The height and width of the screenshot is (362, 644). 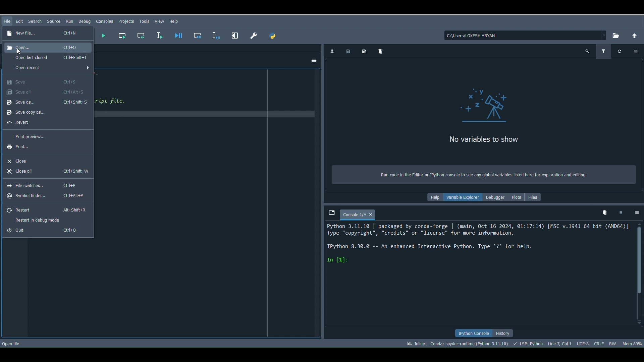 What do you see at coordinates (583, 343) in the screenshot?
I see `Encoding` at bounding box center [583, 343].